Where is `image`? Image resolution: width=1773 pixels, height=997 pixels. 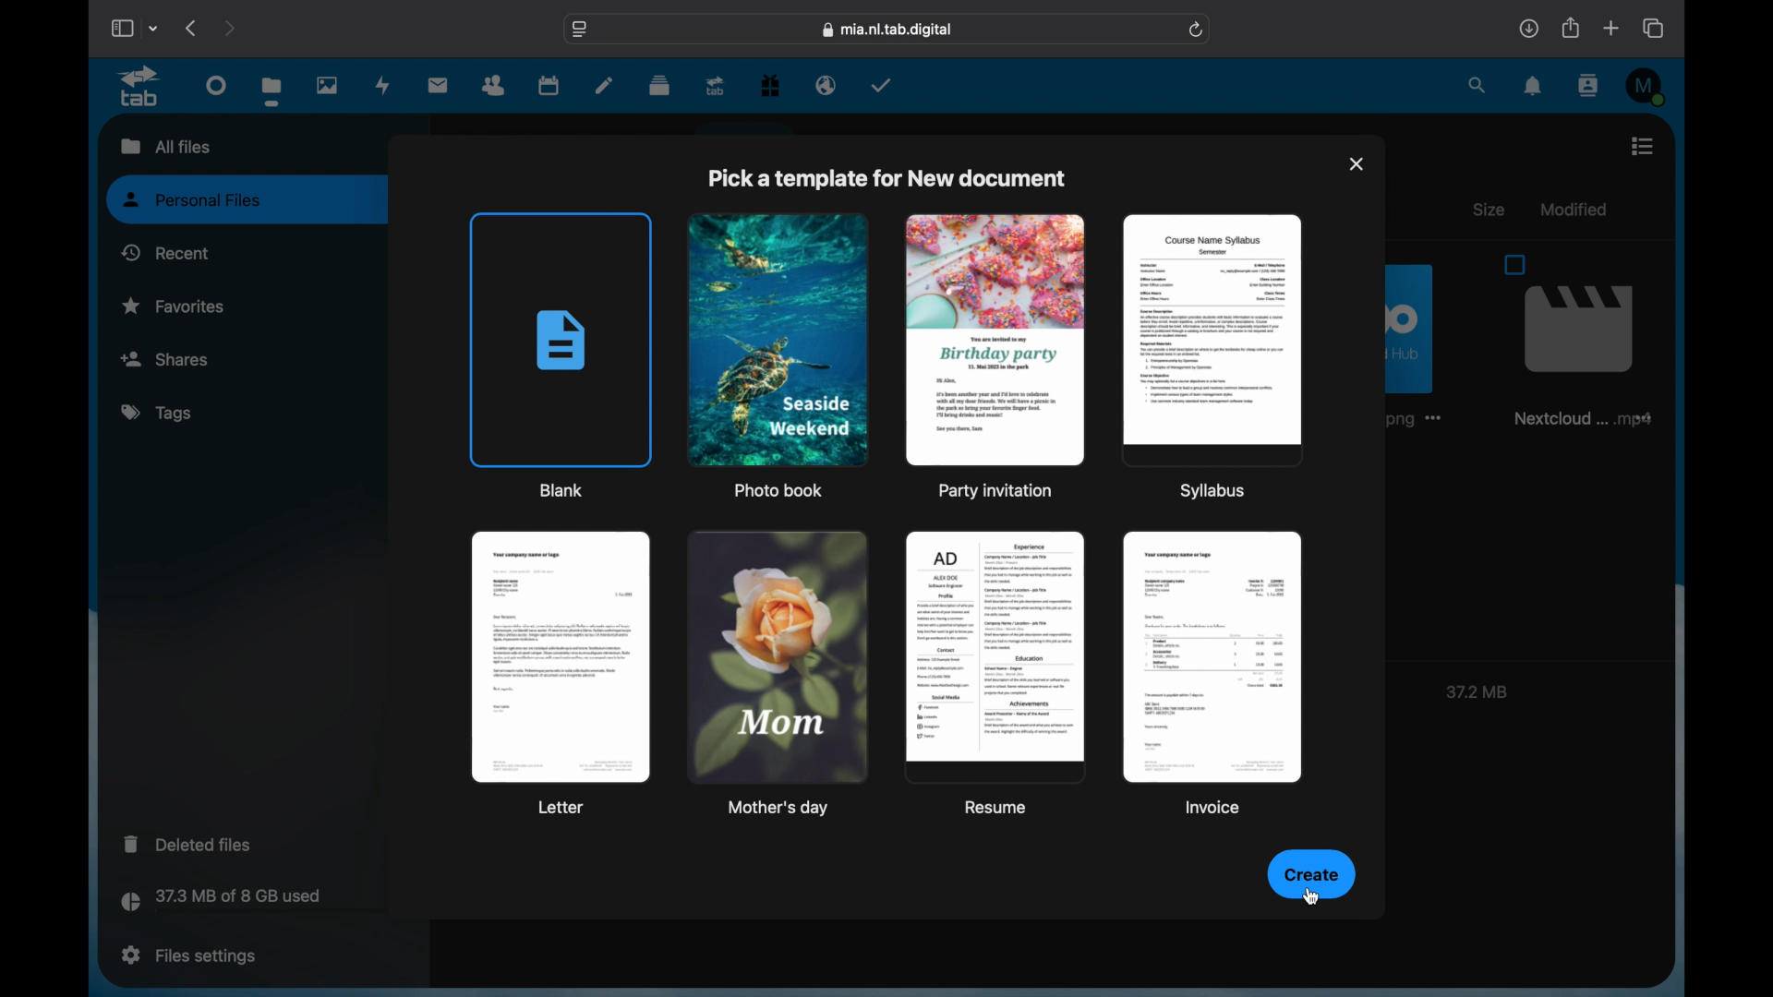 image is located at coordinates (1418, 348).